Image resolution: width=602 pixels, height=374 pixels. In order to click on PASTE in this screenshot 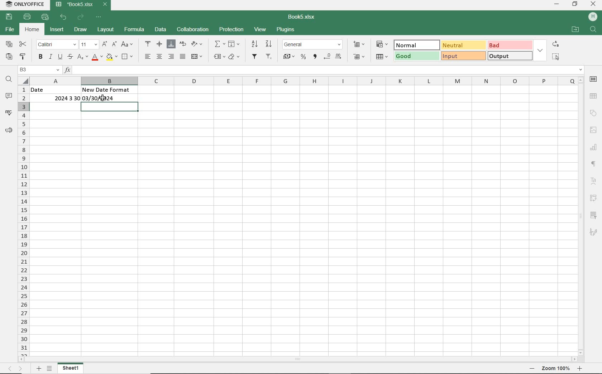, I will do `click(9, 57)`.